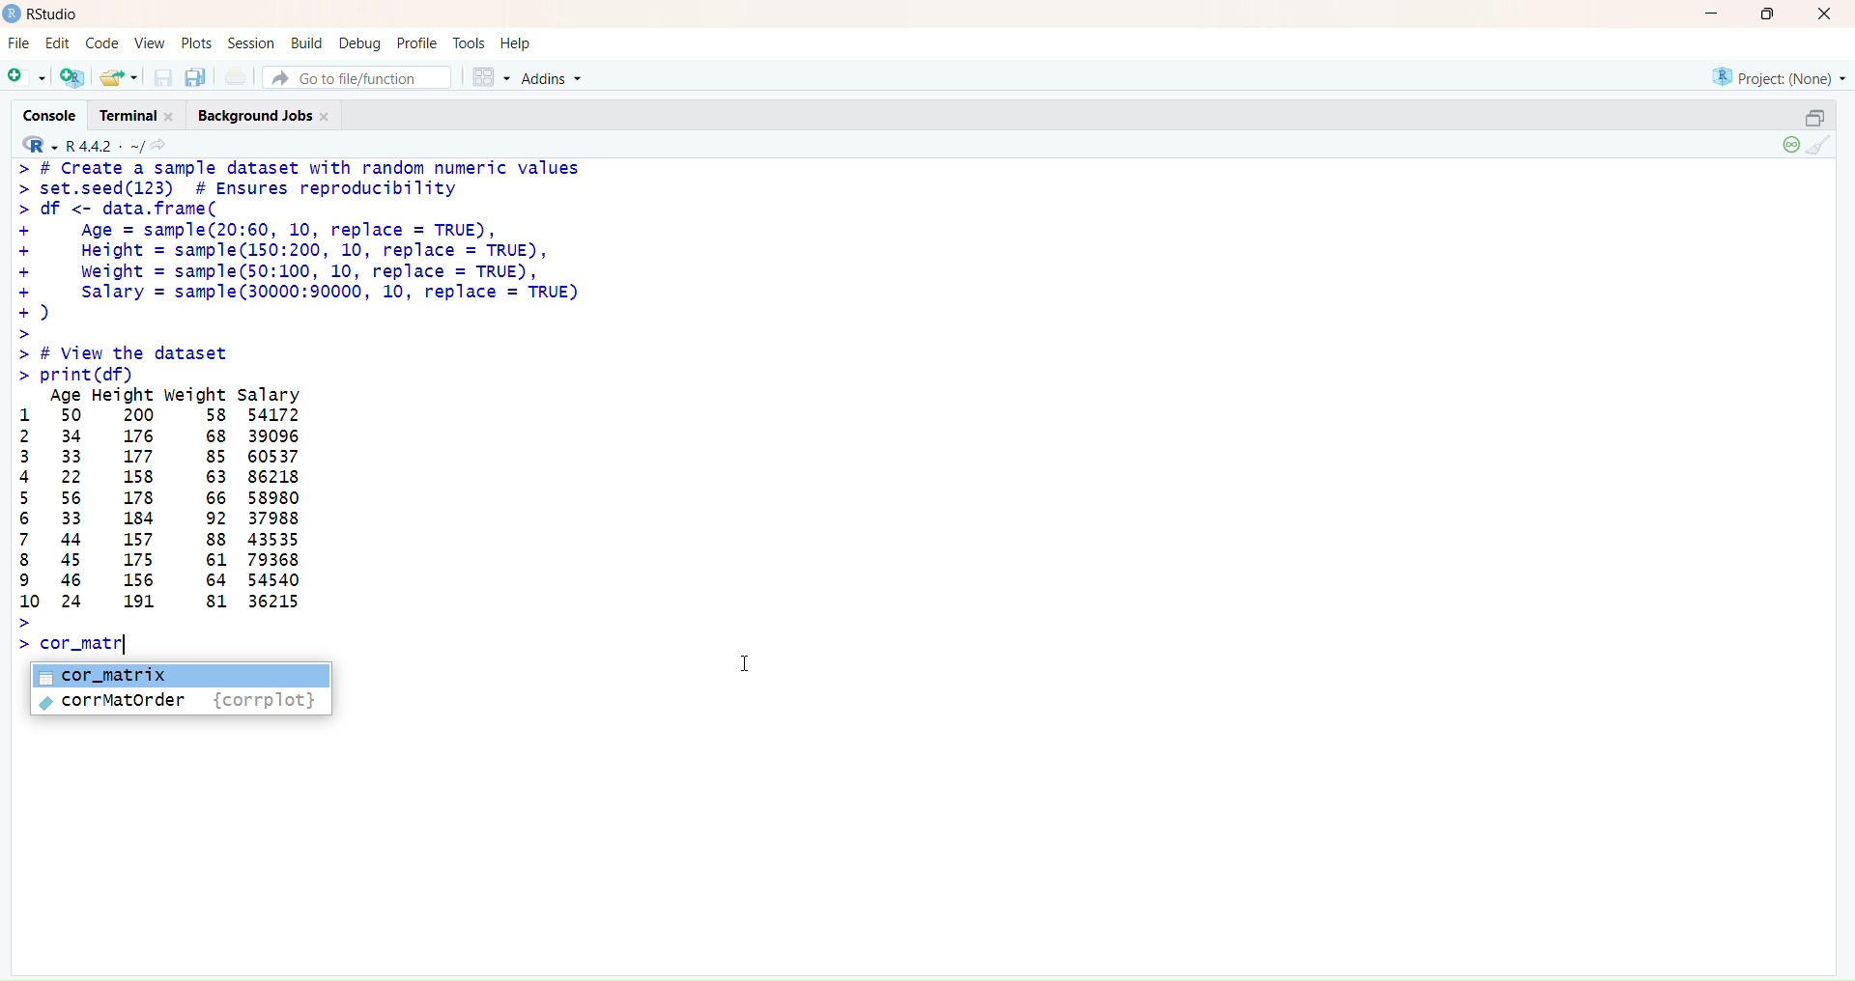  What do you see at coordinates (360, 42) in the screenshot?
I see `Debug` at bounding box center [360, 42].